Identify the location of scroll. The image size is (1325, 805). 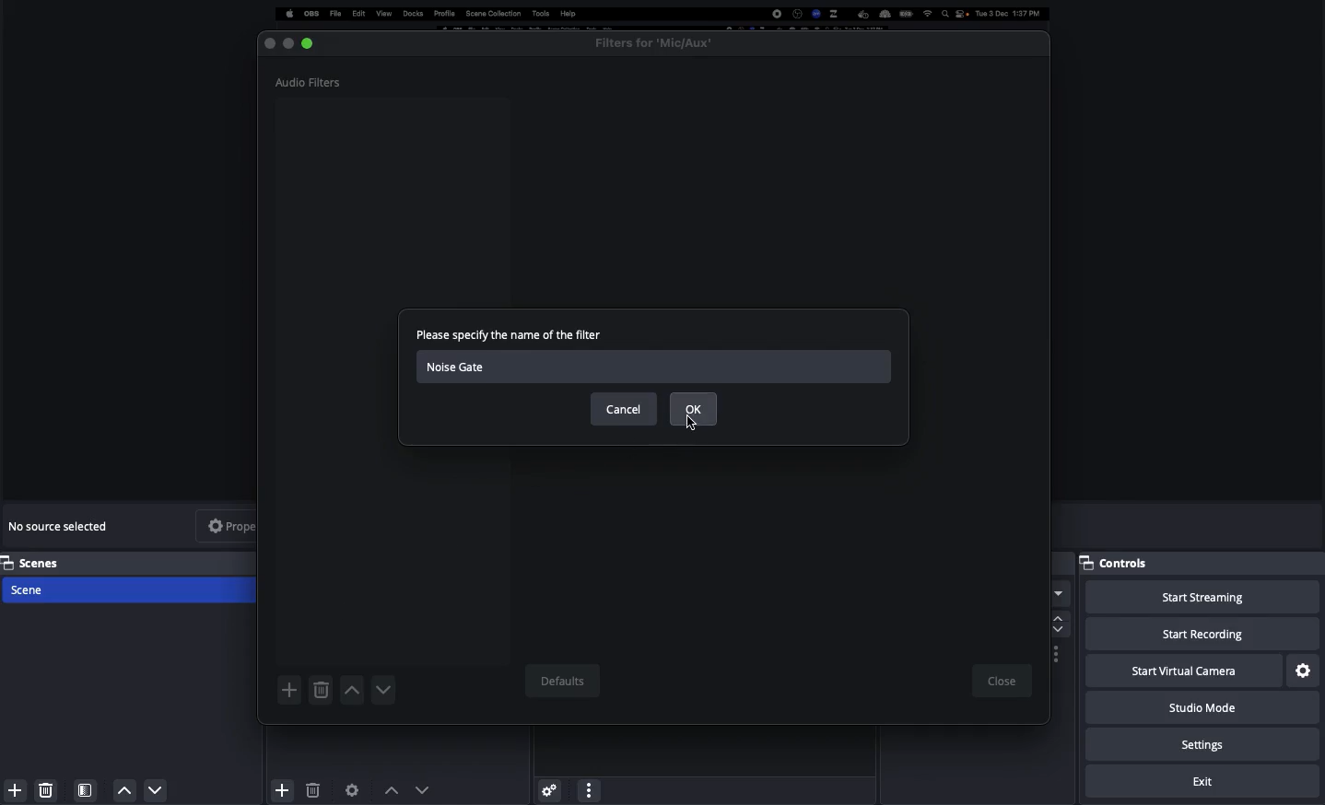
(1056, 624).